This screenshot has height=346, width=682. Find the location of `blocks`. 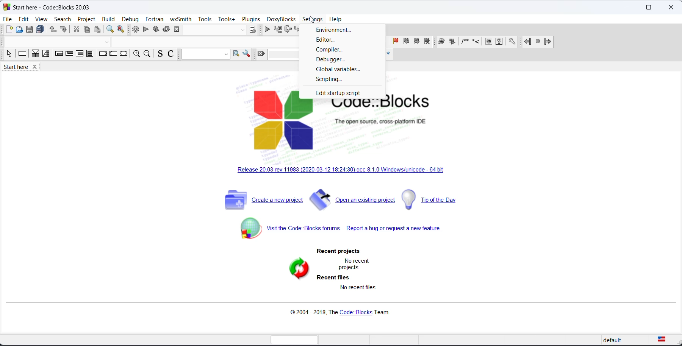

blocks is located at coordinates (488, 41).